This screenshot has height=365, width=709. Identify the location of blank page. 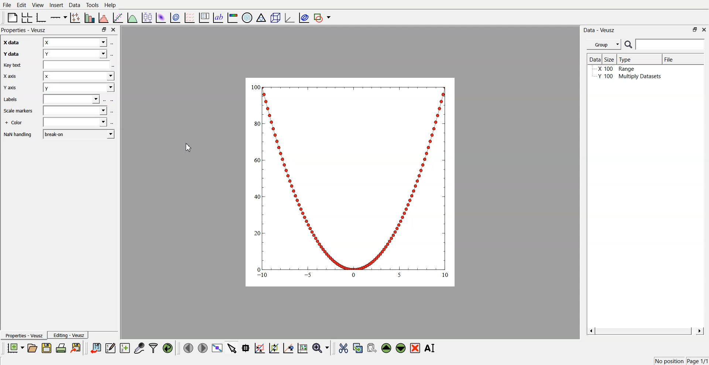
(11, 17).